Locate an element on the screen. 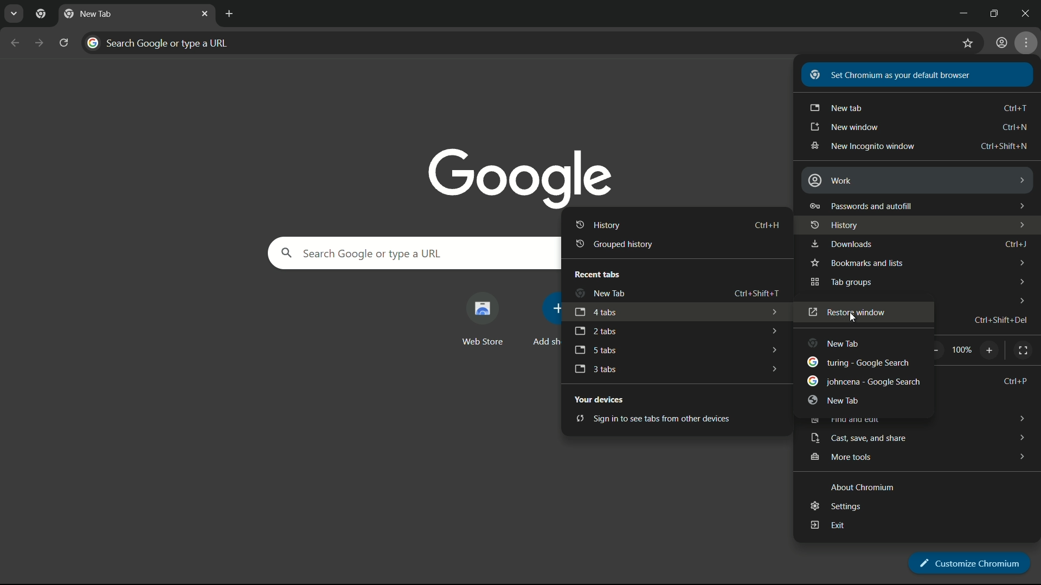 Image resolution: width=1041 pixels, height=585 pixels. new window is located at coordinates (845, 127).